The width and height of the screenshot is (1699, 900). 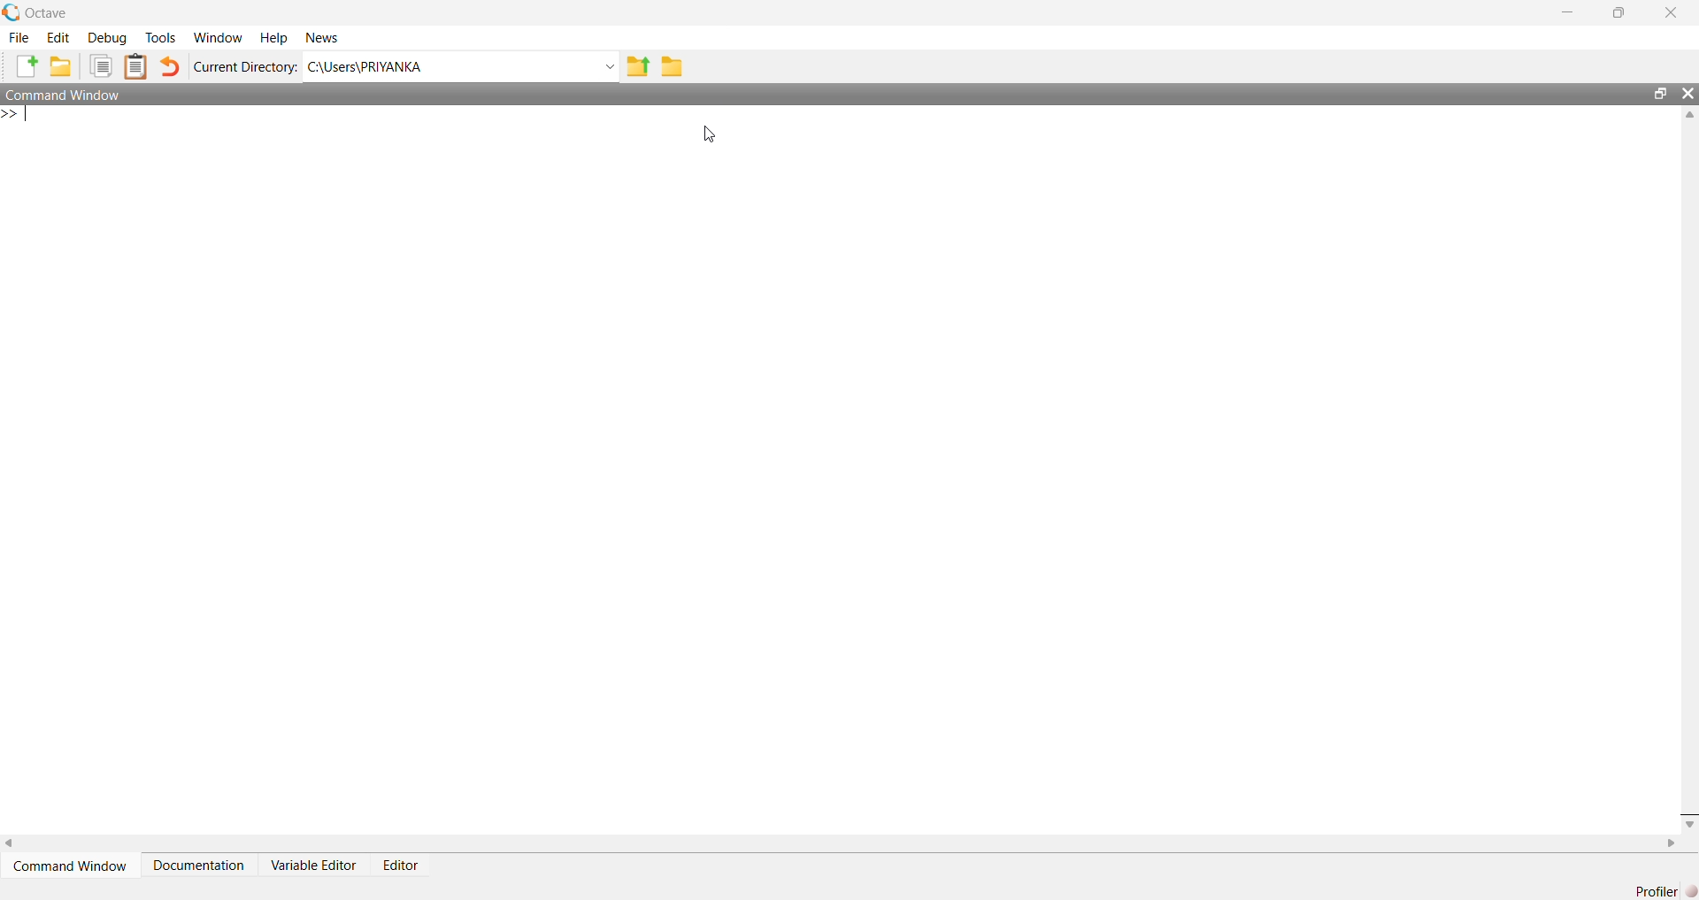 What do you see at coordinates (246, 68) in the screenshot?
I see `Current Directory:` at bounding box center [246, 68].